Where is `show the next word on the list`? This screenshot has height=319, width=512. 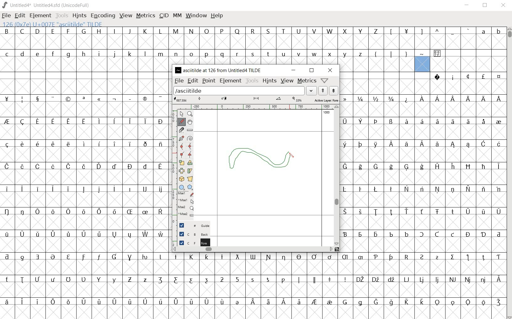
show the next word on the list is located at coordinates (323, 91).